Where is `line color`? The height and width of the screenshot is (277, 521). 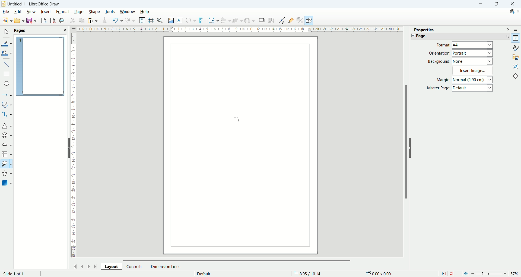 line color is located at coordinates (7, 43).